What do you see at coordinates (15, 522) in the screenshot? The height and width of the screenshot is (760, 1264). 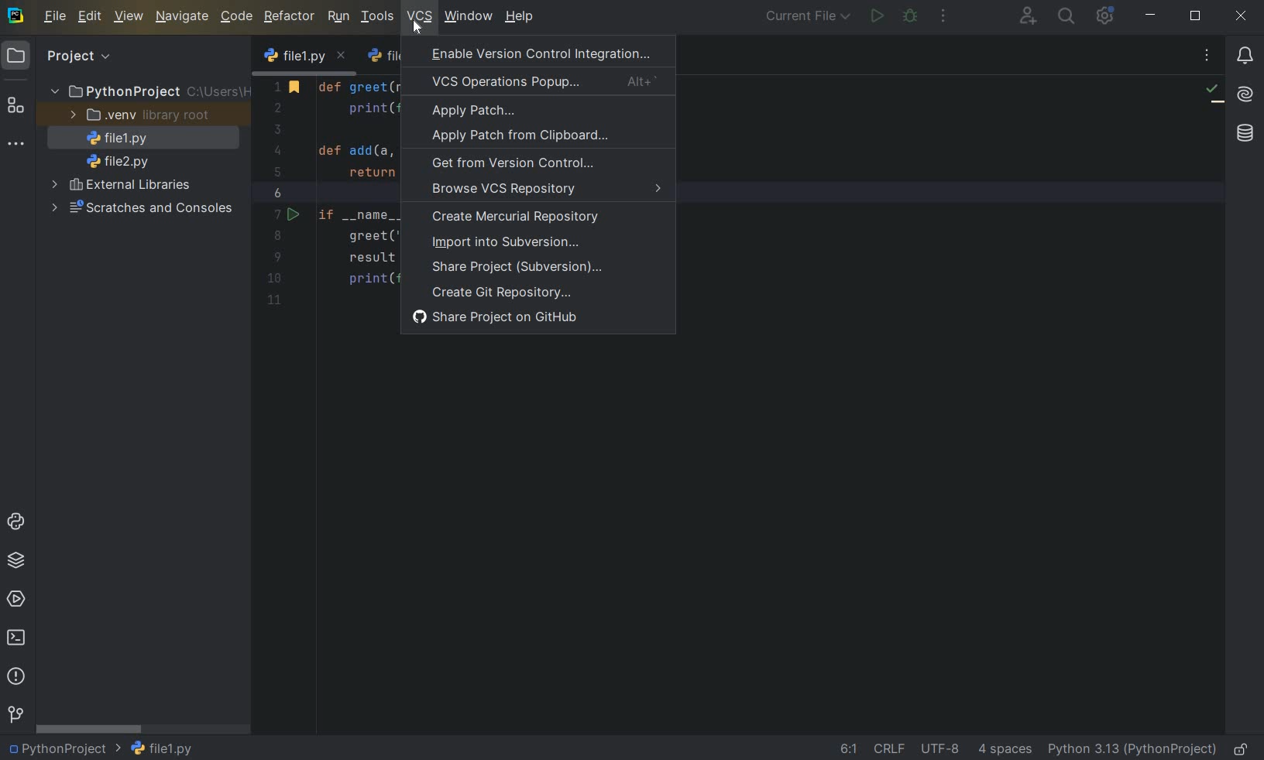 I see `python console` at bounding box center [15, 522].